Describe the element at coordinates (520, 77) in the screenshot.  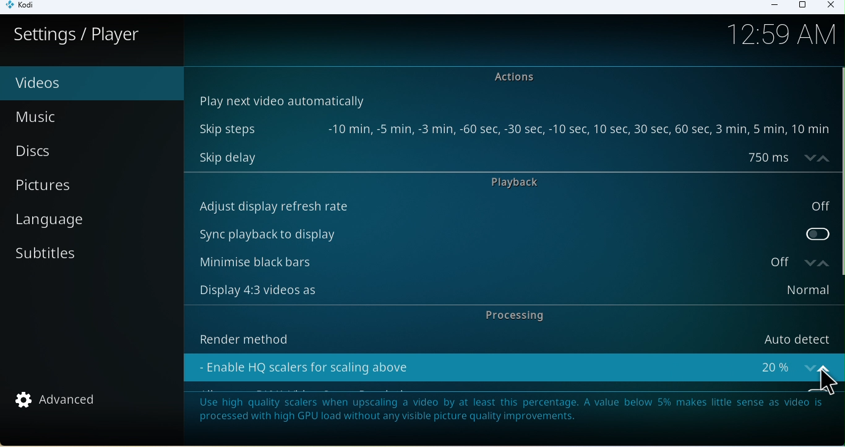
I see `actions` at that location.